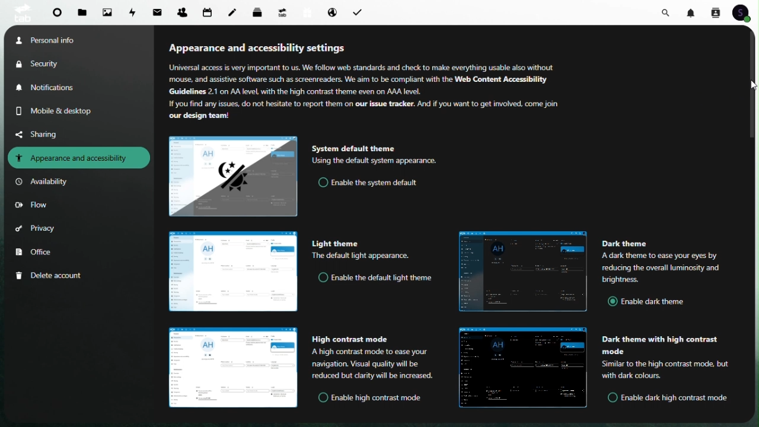  I want to click on personal info, so click(60, 39).